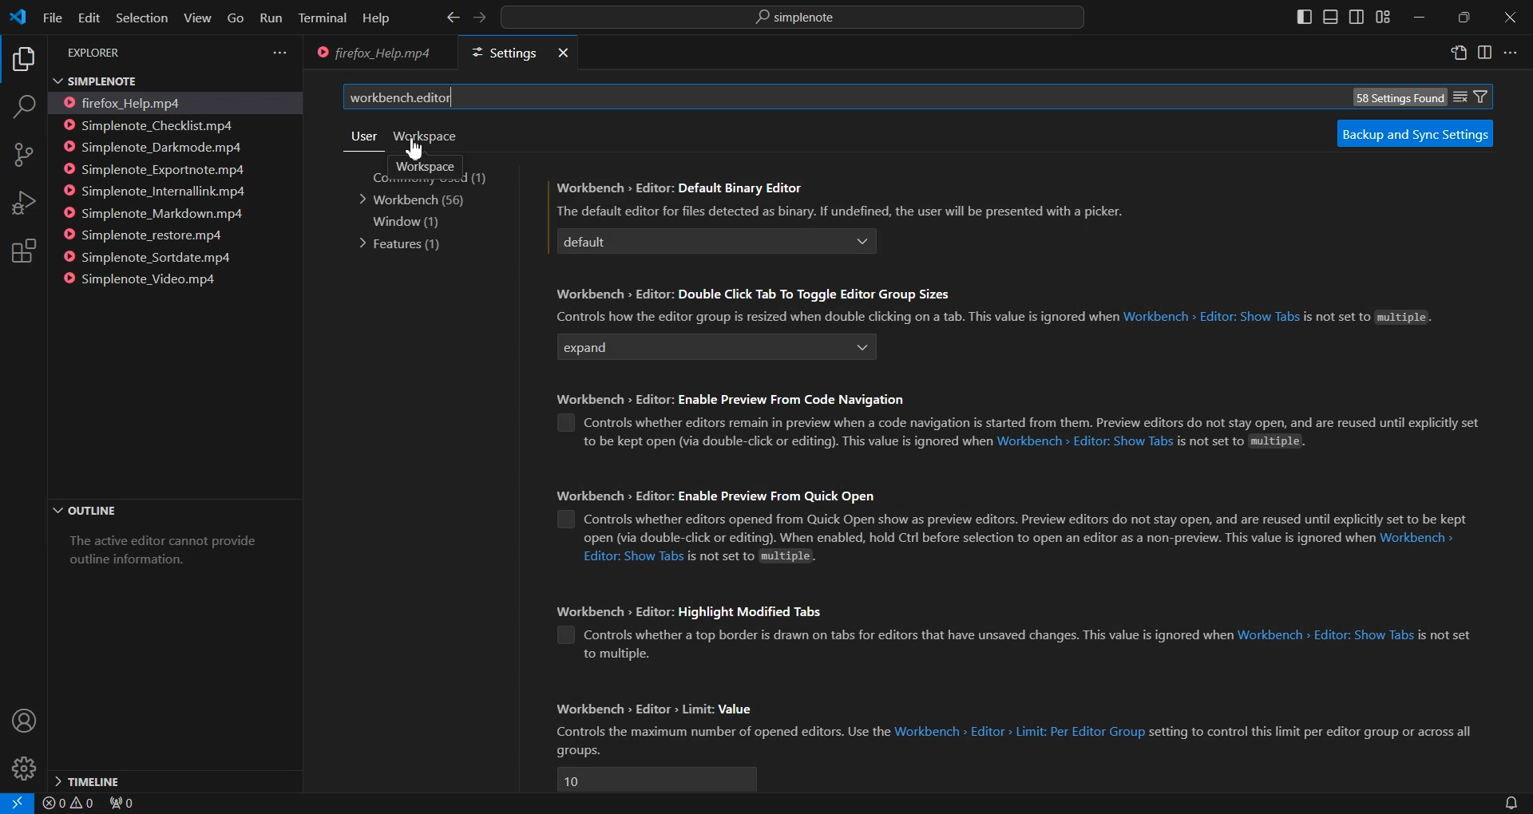  I want to click on to be kept open (via double-click or editing). This value is ignored when, so click(784, 442).